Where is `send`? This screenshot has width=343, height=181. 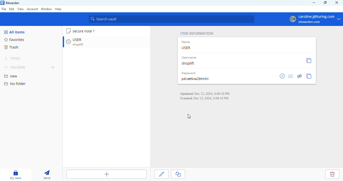 send is located at coordinates (47, 175).